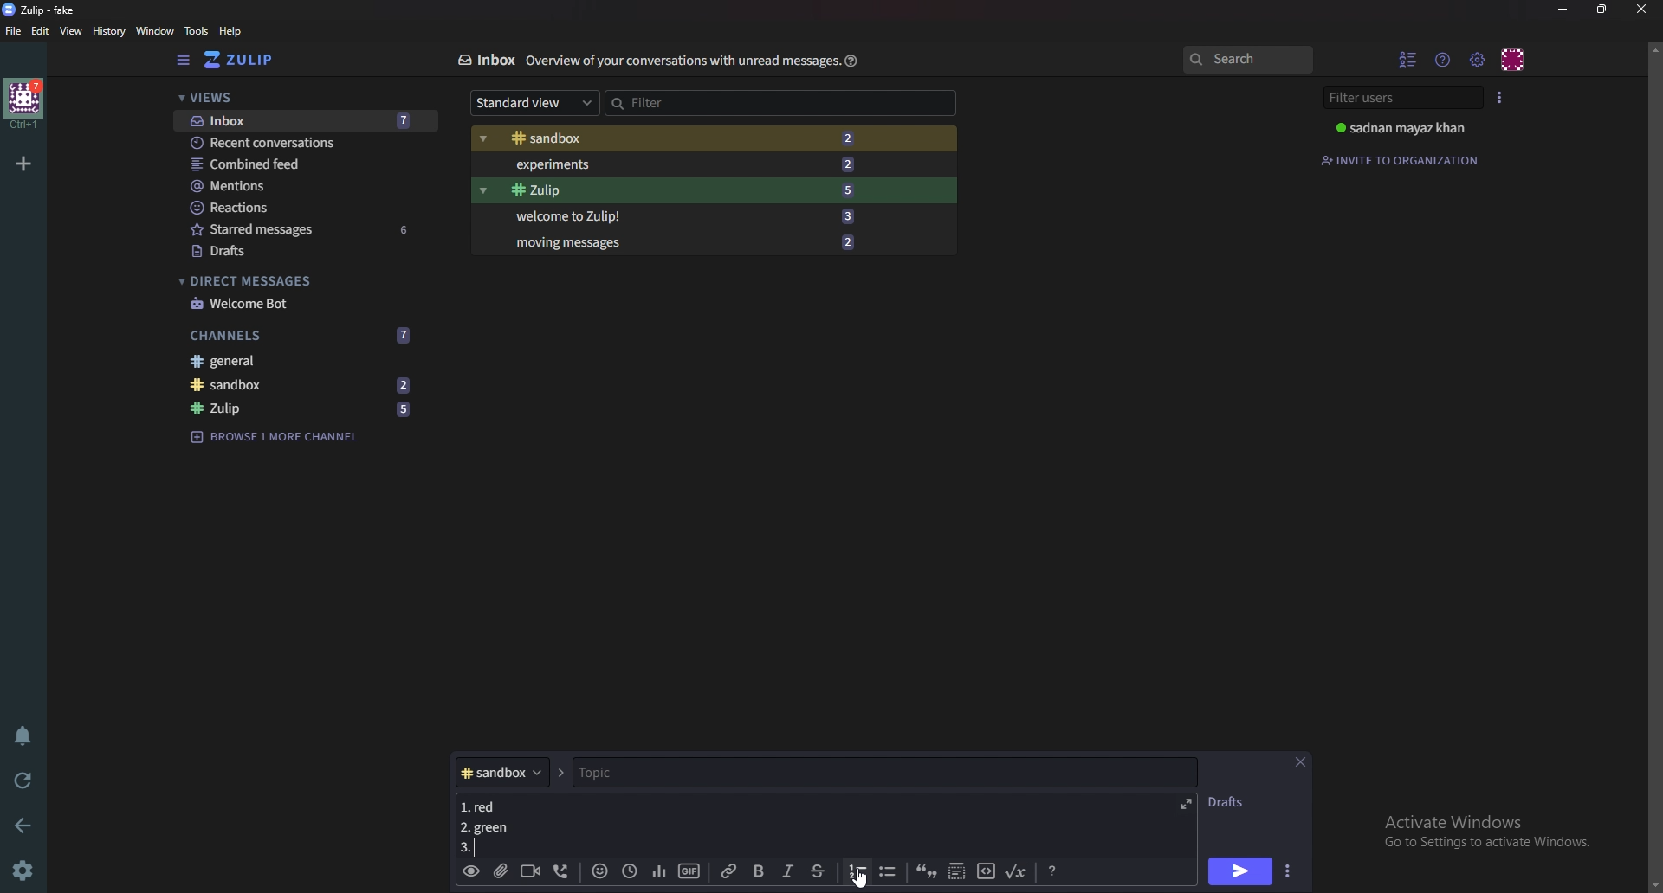  What do you see at coordinates (683, 241) in the screenshot?
I see `Moving messages` at bounding box center [683, 241].